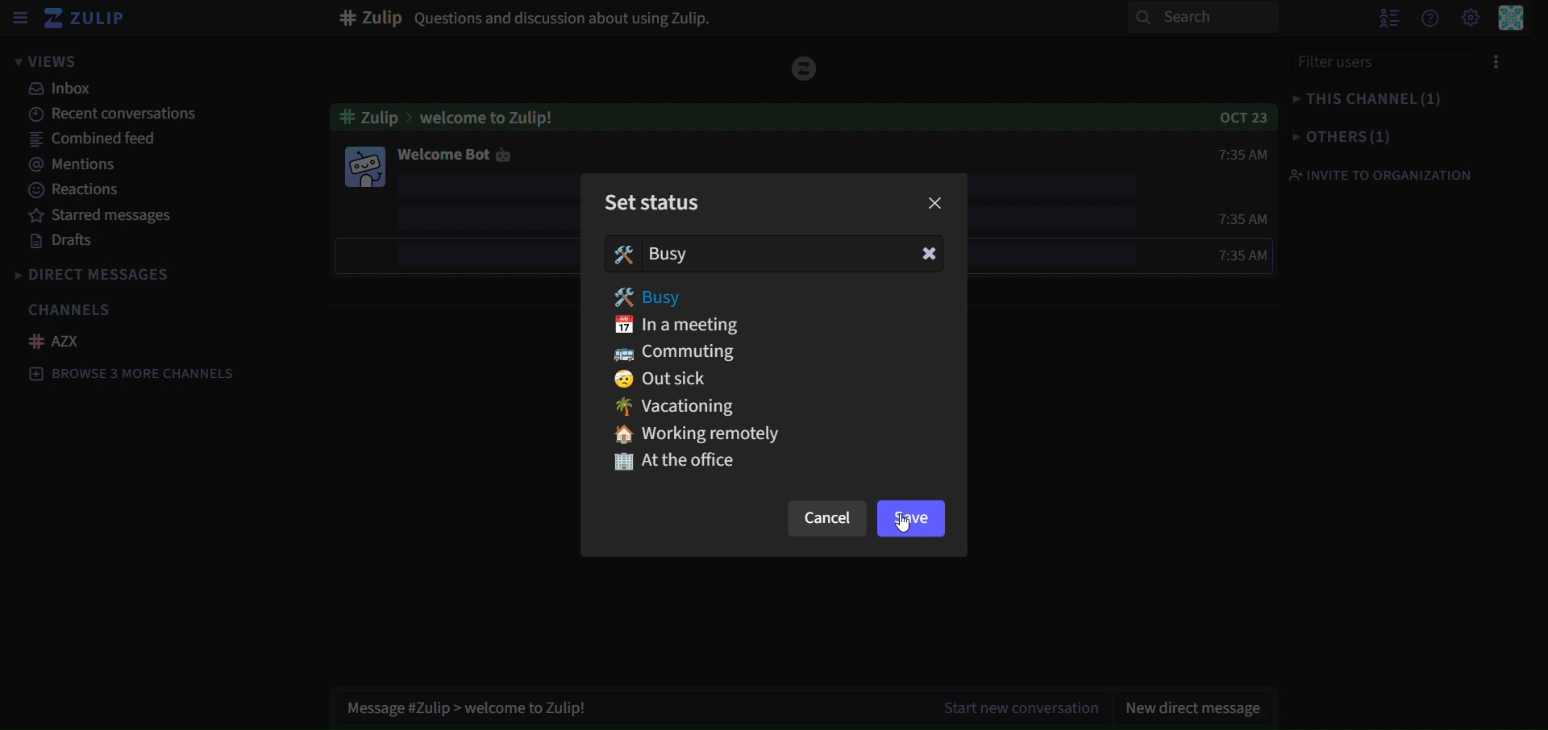 This screenshot has height=730, width=1548. Describe the element at coordinates (1366, 97) in the screenshot. I see `this channel` at that location.